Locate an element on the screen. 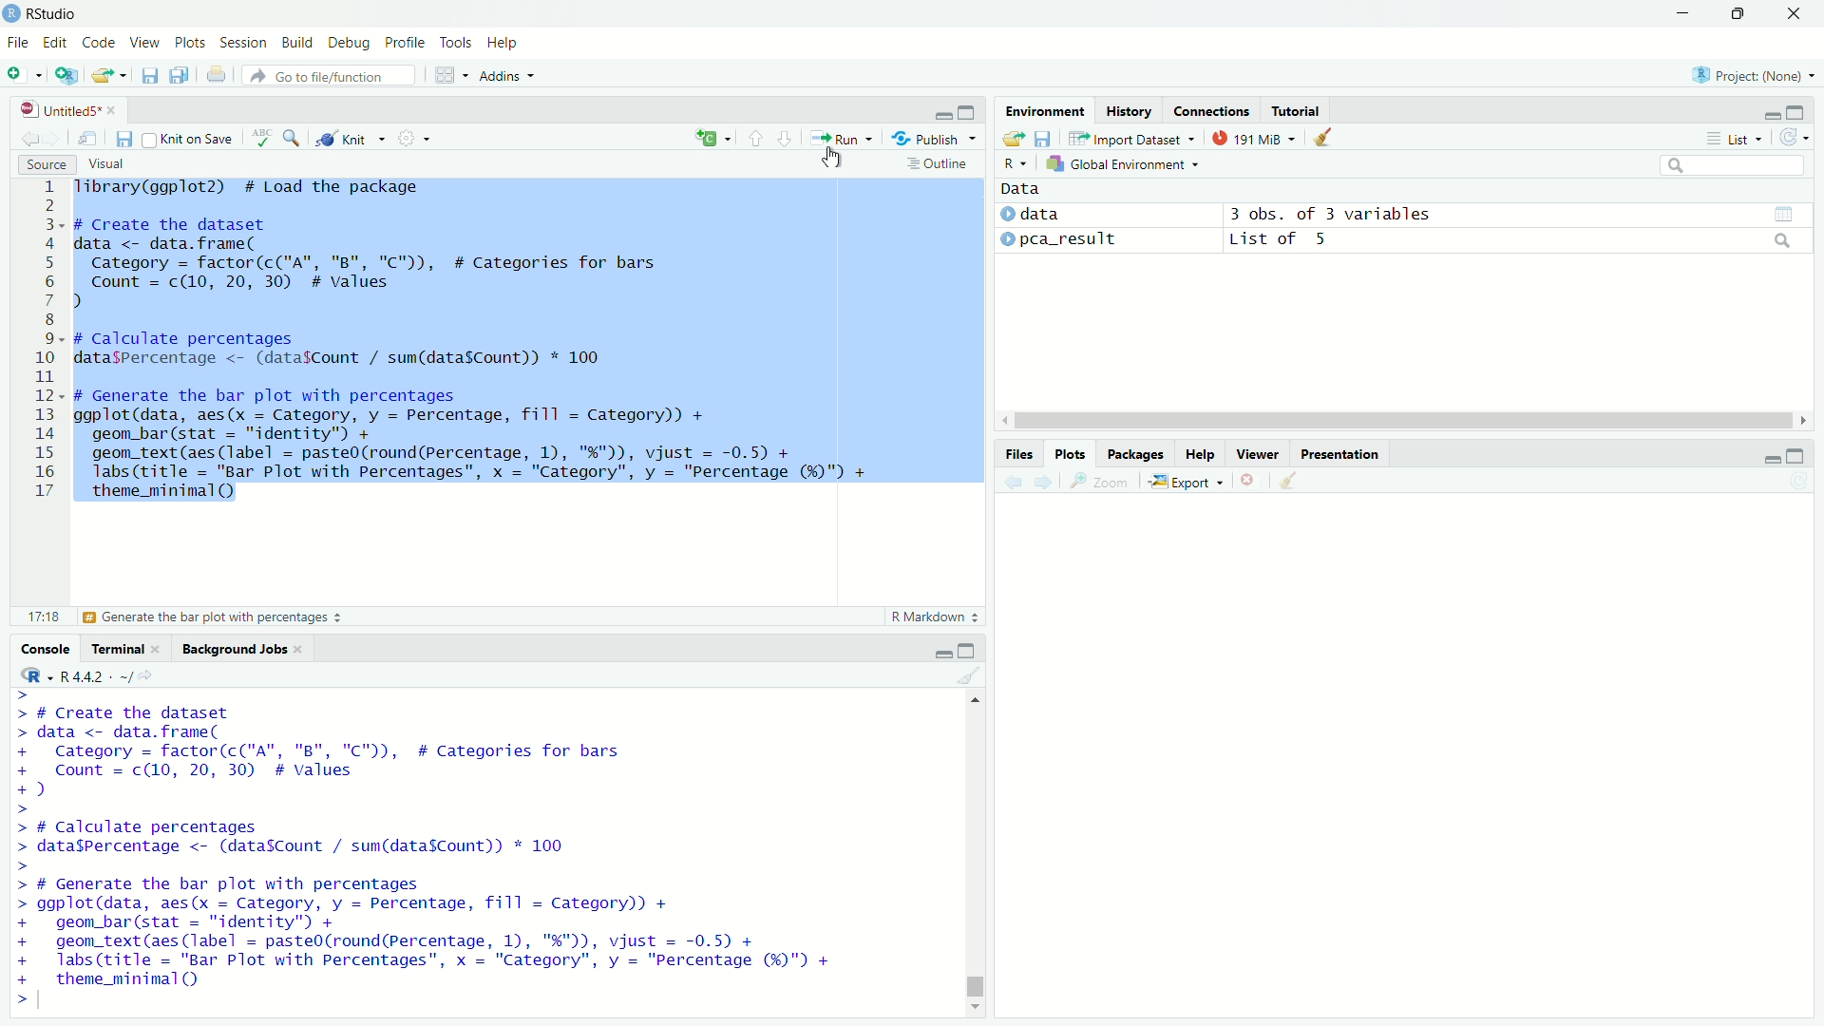 The height and width of the screenshot is (1026, 1824). data1 : data is located at coordinates (1073, 215).